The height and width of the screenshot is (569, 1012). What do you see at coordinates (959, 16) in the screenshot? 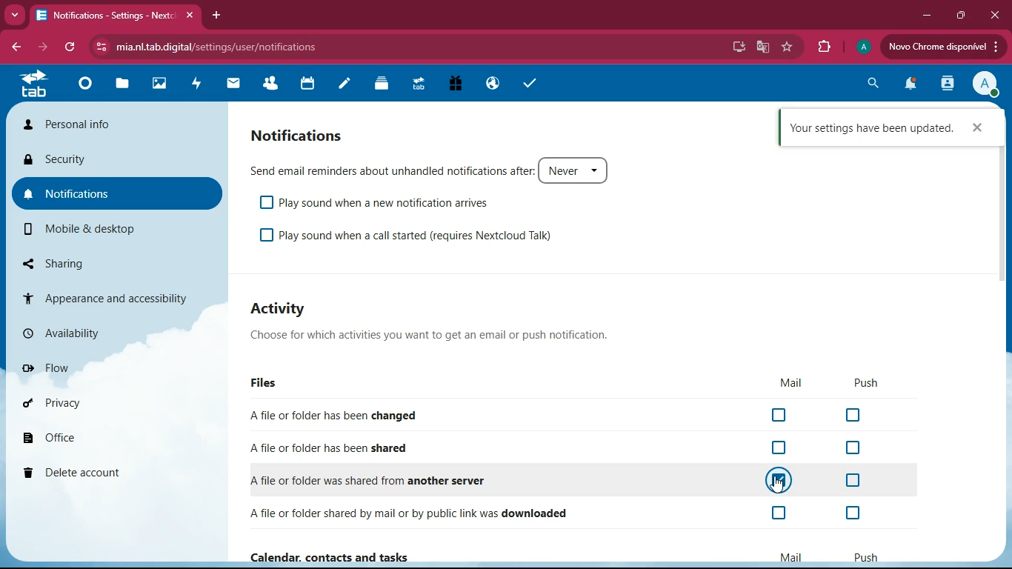
I see `maximize` at bounding box center [959, 16].